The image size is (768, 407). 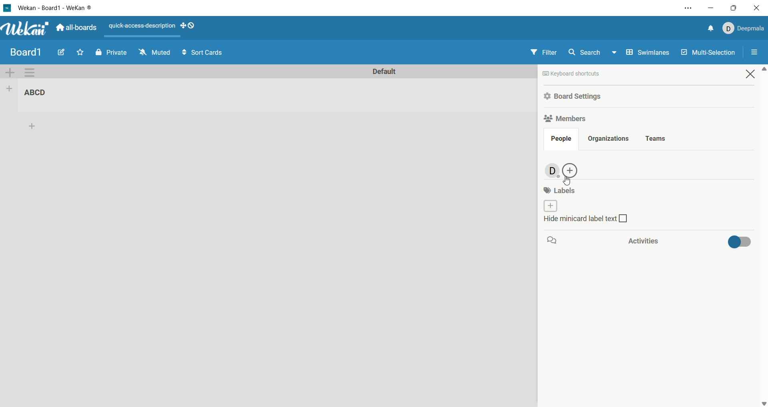 I want to click on edit, so click(x=61, y=52).